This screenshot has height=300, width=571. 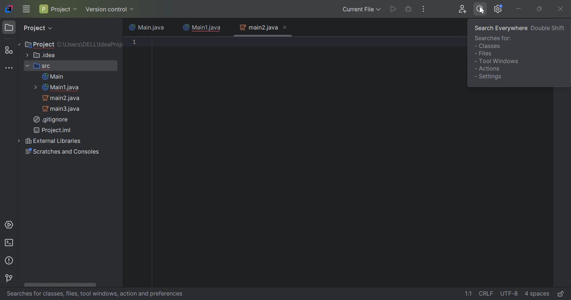 What do you see at coordinates (393, 9) in the screenshot?
I see `Run` at bounding box center [393, 9].